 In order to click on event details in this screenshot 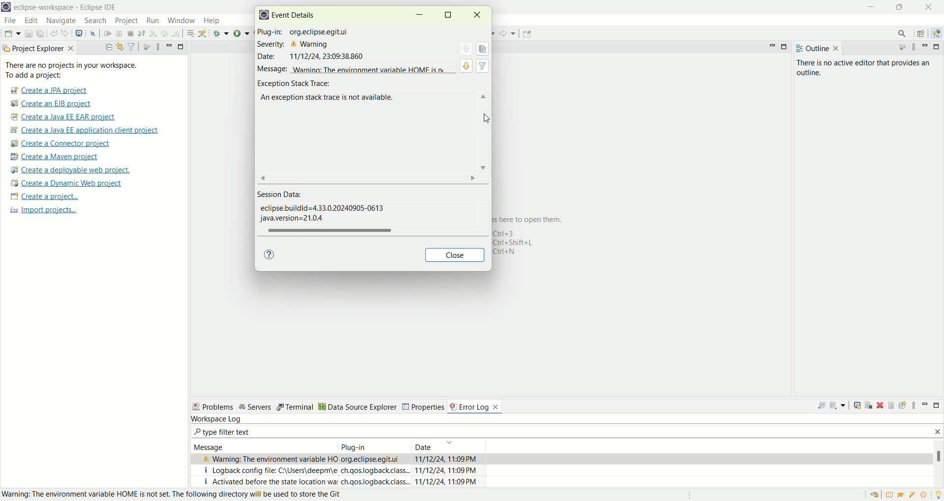, I will do `click(296, 16)`.